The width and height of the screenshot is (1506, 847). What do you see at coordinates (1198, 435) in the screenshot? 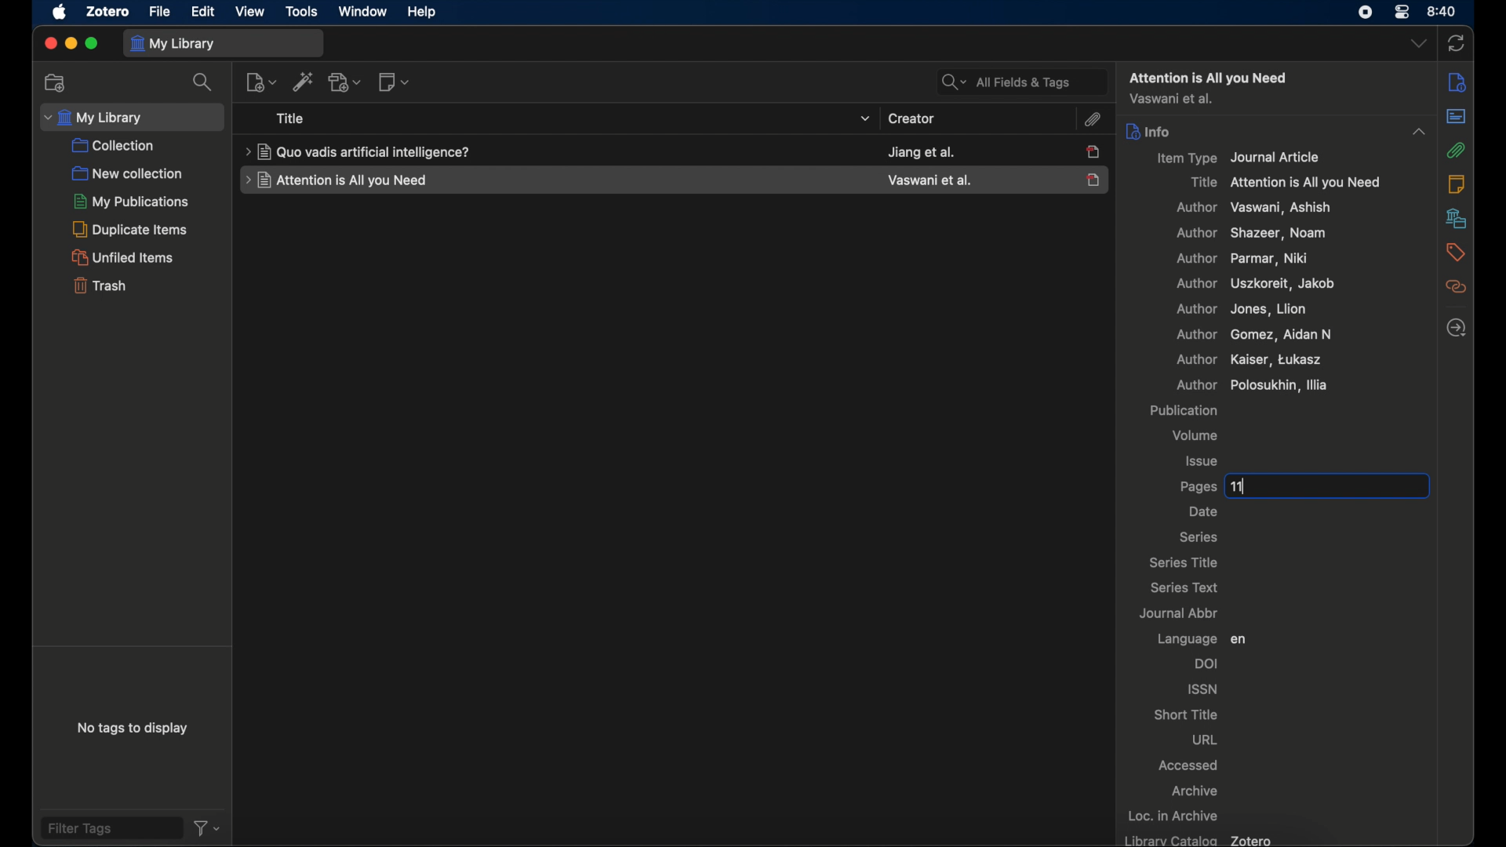
I see `volume` at bounding box center [1198, 435].